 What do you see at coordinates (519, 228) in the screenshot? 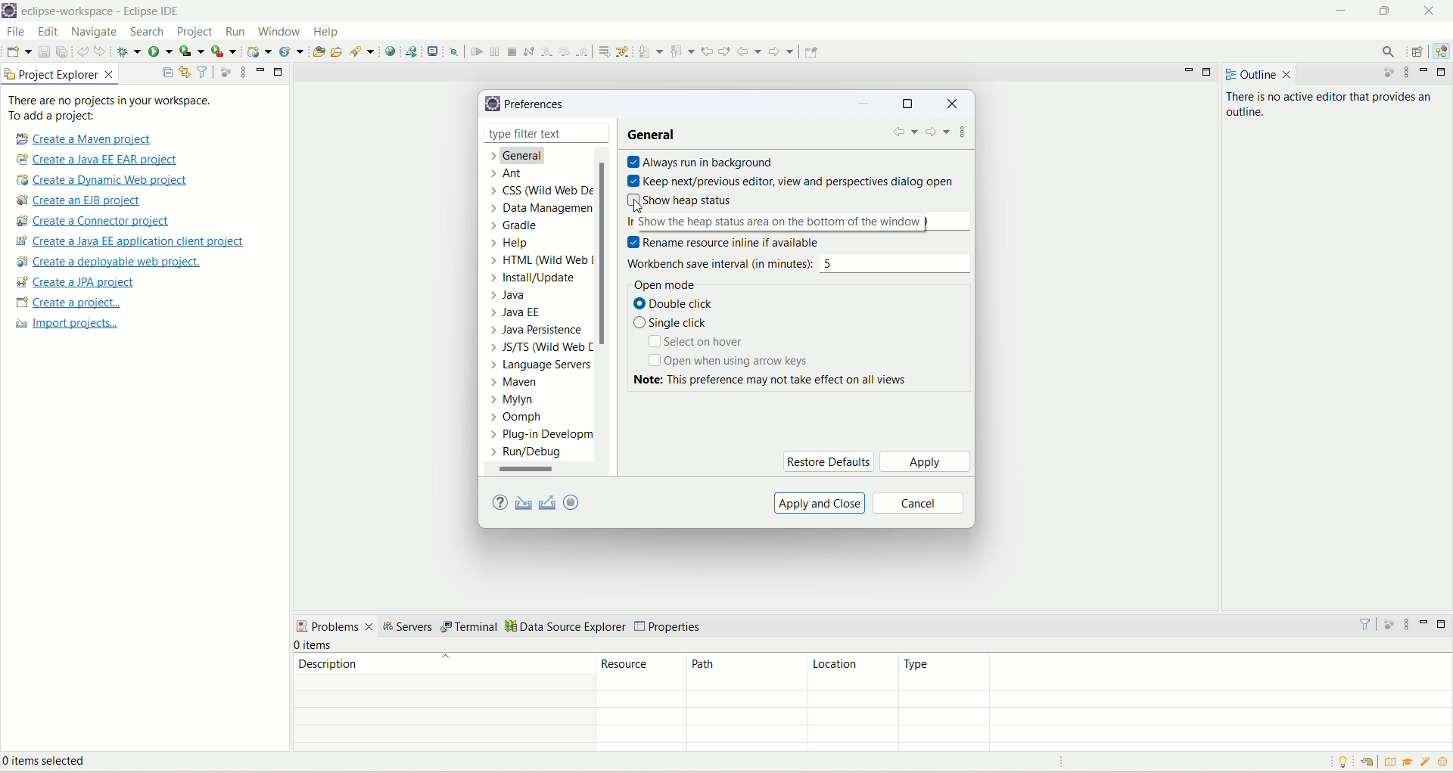
I see `gradle` at bounding box center [519, 228].